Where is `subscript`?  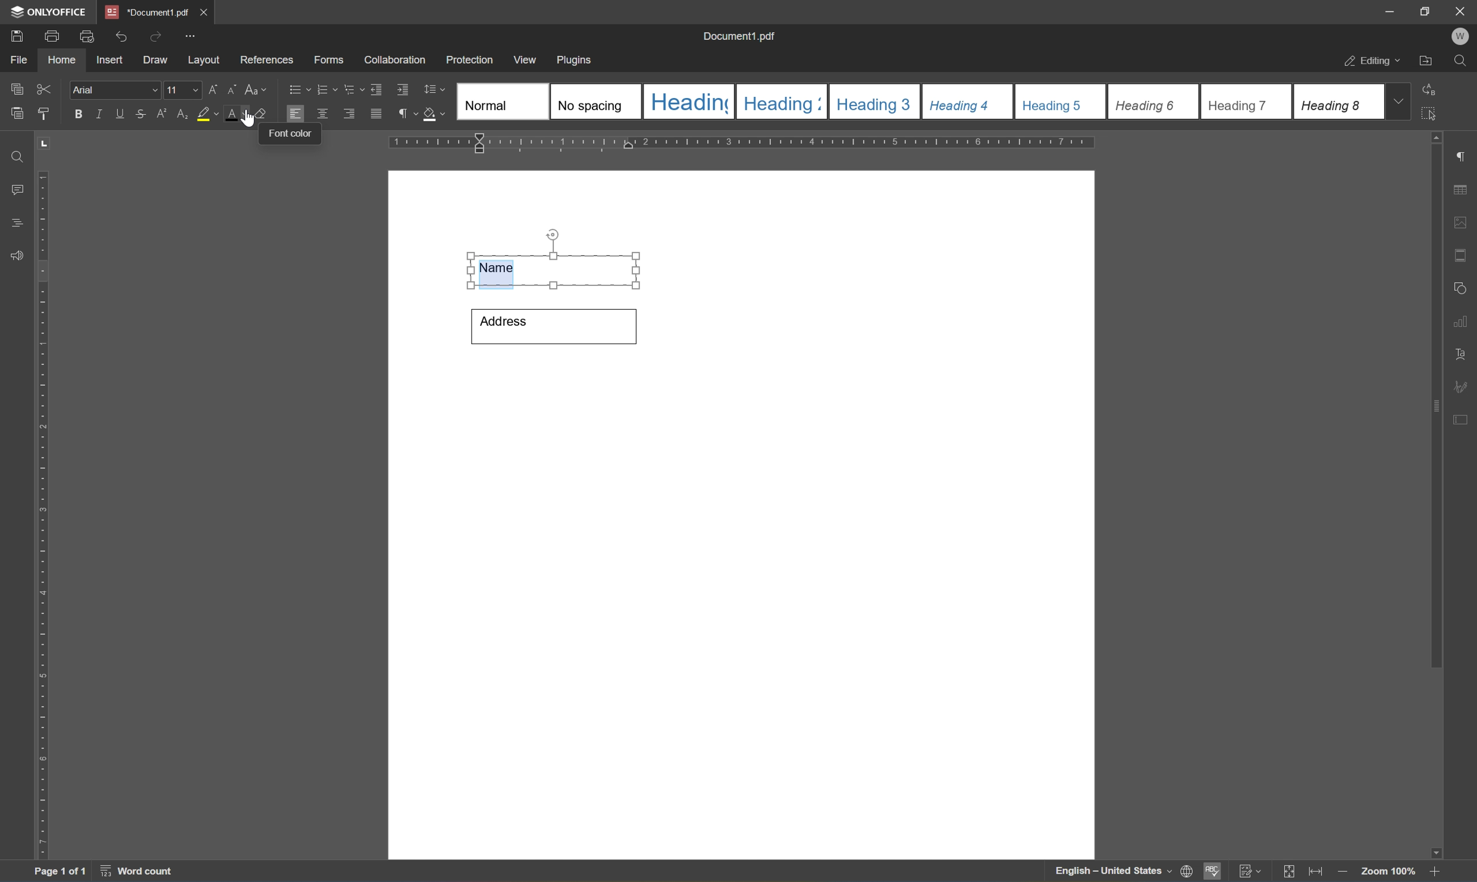
subscript is located at coordinates (181, 112).